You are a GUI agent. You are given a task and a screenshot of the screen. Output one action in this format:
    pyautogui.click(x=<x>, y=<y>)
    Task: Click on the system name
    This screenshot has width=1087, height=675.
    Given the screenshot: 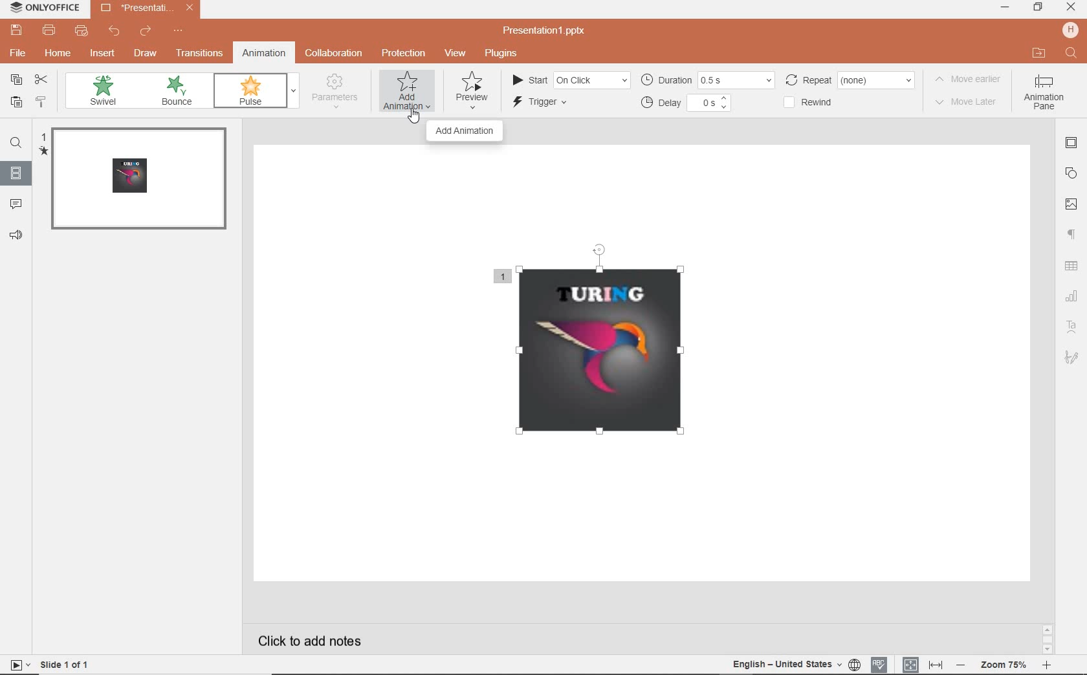 What is the action you would take?
    pyautogui.click(x=48, y=8)
    